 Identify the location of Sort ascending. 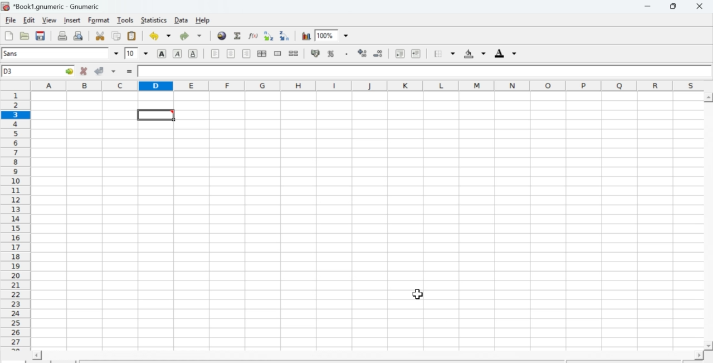
(268, 36).